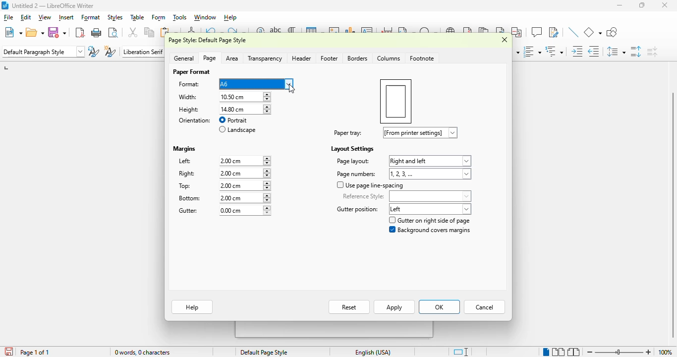  I want to click on tools, so click(180, 17).